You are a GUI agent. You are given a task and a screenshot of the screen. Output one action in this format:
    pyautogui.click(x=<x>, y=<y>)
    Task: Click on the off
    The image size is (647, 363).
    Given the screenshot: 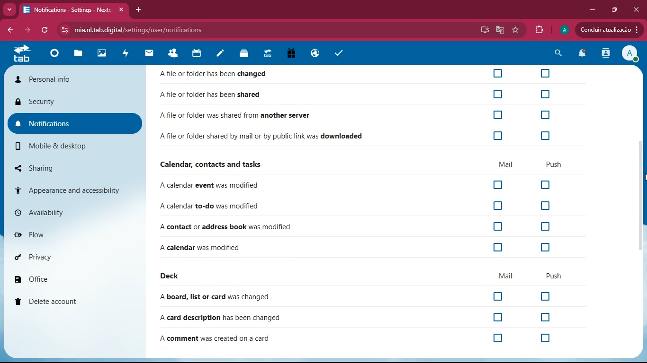 What is the action you would take?
    pyautogui.click(x=497, y=207)
    